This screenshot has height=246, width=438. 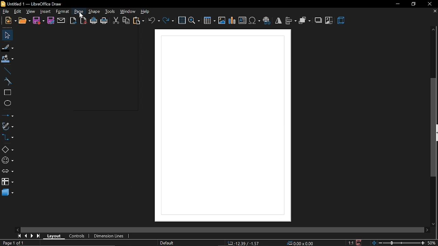 I want to click on save, so click(x=360, y=242).